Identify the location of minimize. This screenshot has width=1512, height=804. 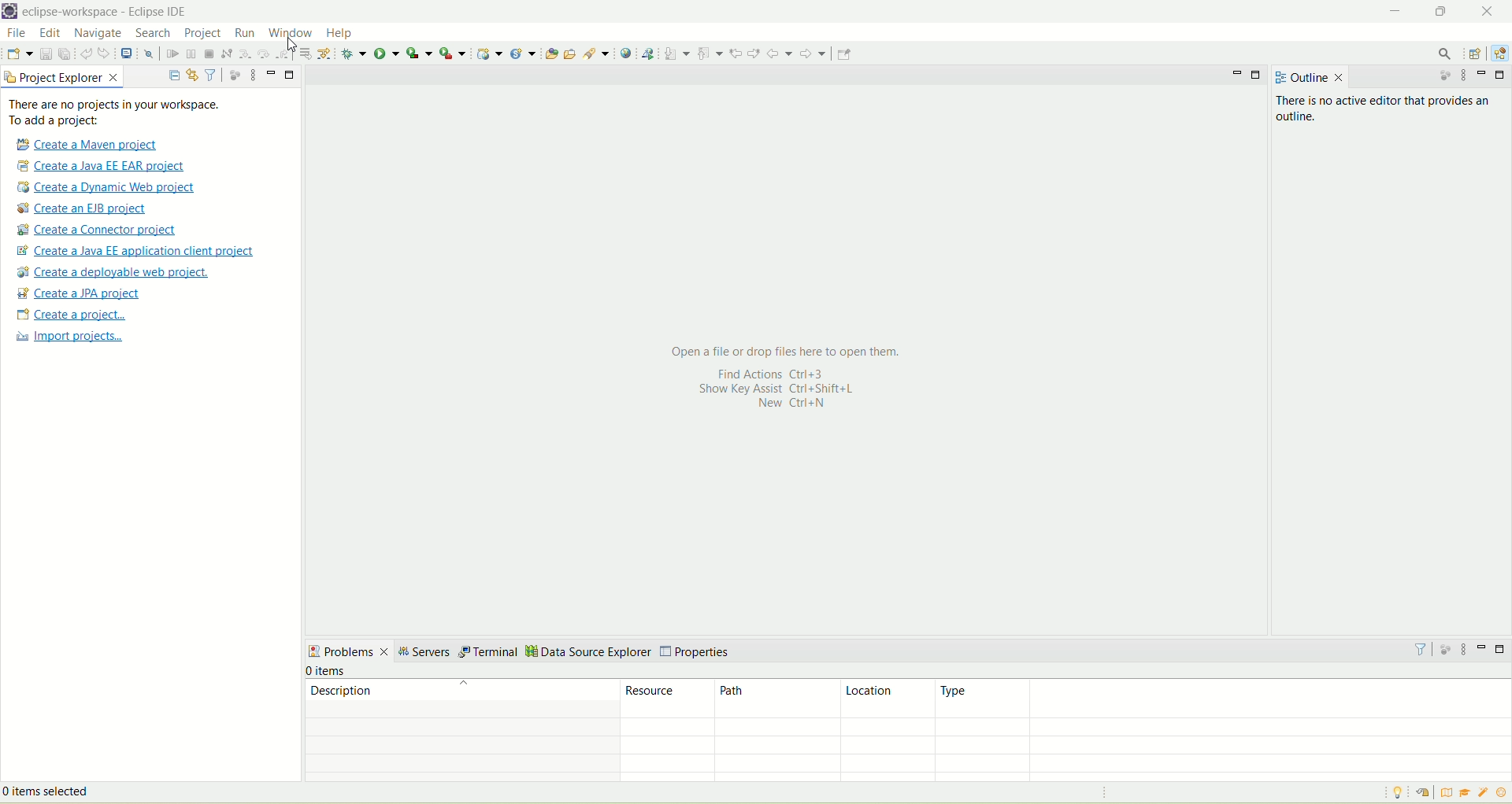
(272, 72).